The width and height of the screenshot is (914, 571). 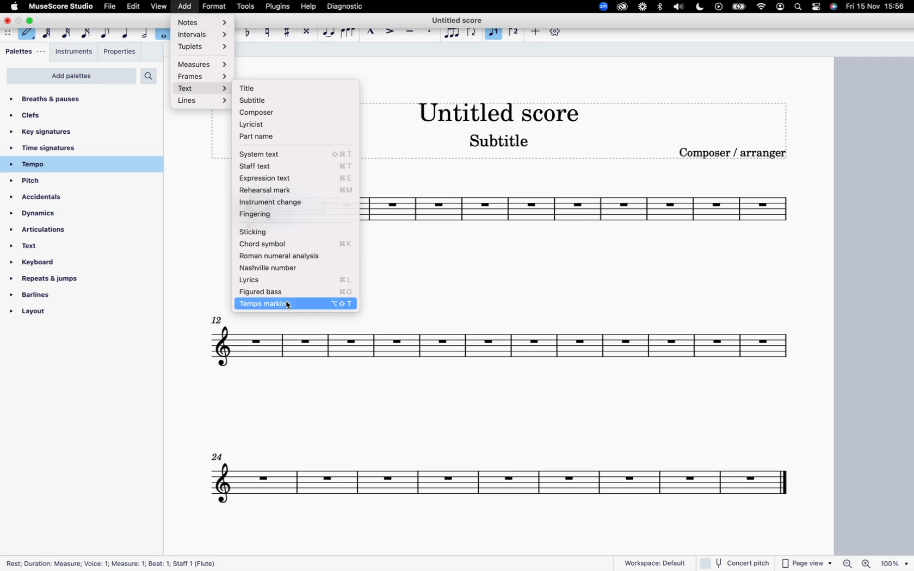 What do you see at coordinates (298, 268) in the screenshot?
I see `nashville numver` at bounding box center [298, 268].